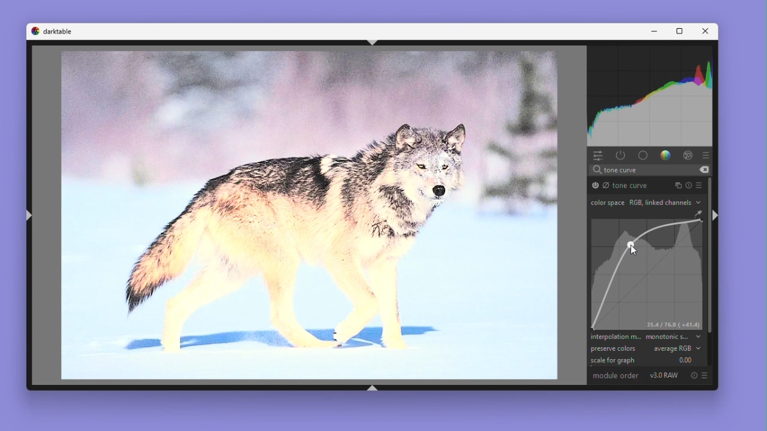 The image size is (767, 431). I want to click on shift+ctrl+t, so click(371, 43).